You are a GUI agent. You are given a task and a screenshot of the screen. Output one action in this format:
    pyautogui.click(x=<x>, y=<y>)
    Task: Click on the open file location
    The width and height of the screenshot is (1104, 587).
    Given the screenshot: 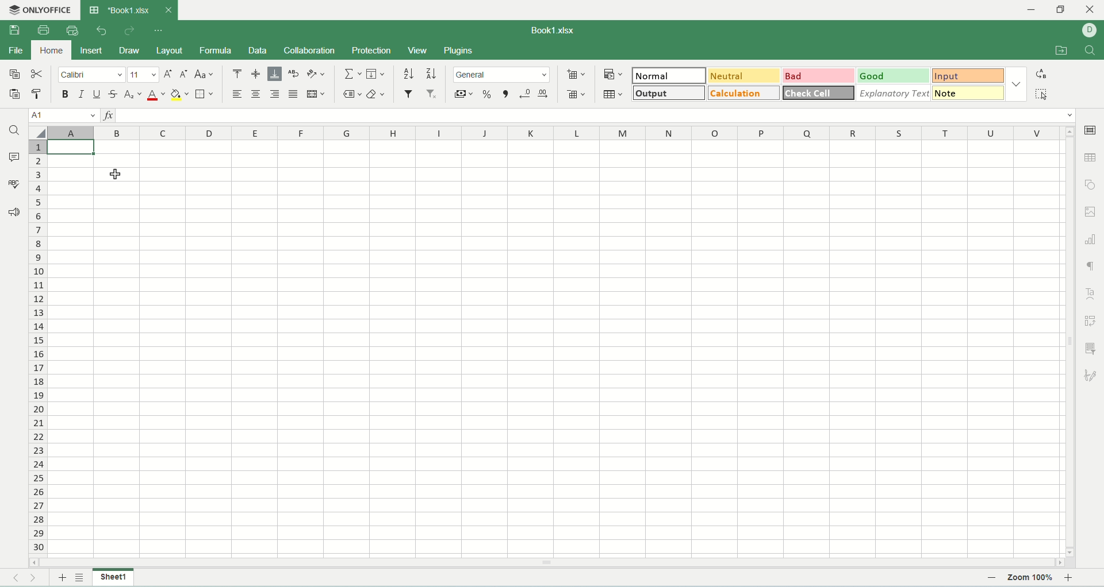 What is the action you would take?
    pyautogui.click(x=1062, y=52)
    